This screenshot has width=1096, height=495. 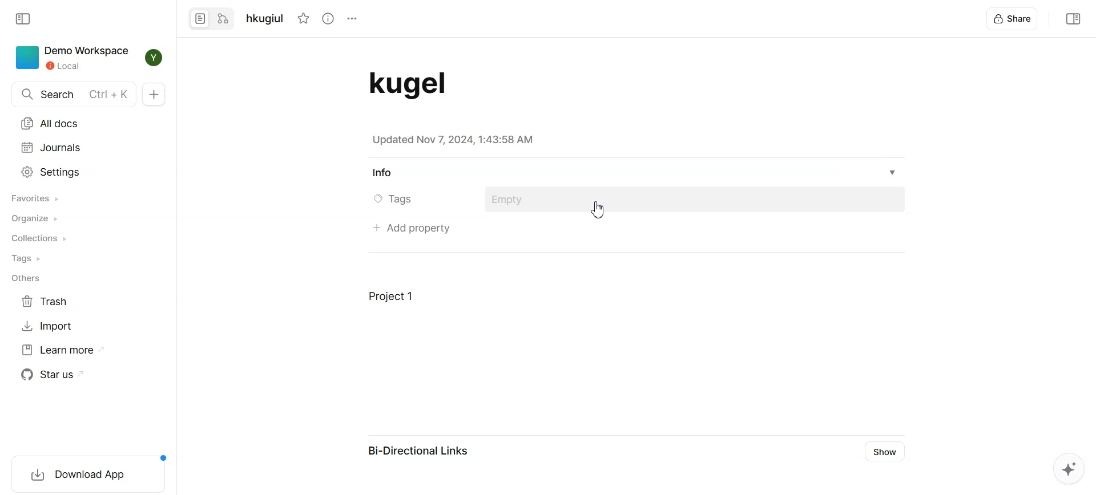 I want to click on Convert to page, so click(x=200, y=19).